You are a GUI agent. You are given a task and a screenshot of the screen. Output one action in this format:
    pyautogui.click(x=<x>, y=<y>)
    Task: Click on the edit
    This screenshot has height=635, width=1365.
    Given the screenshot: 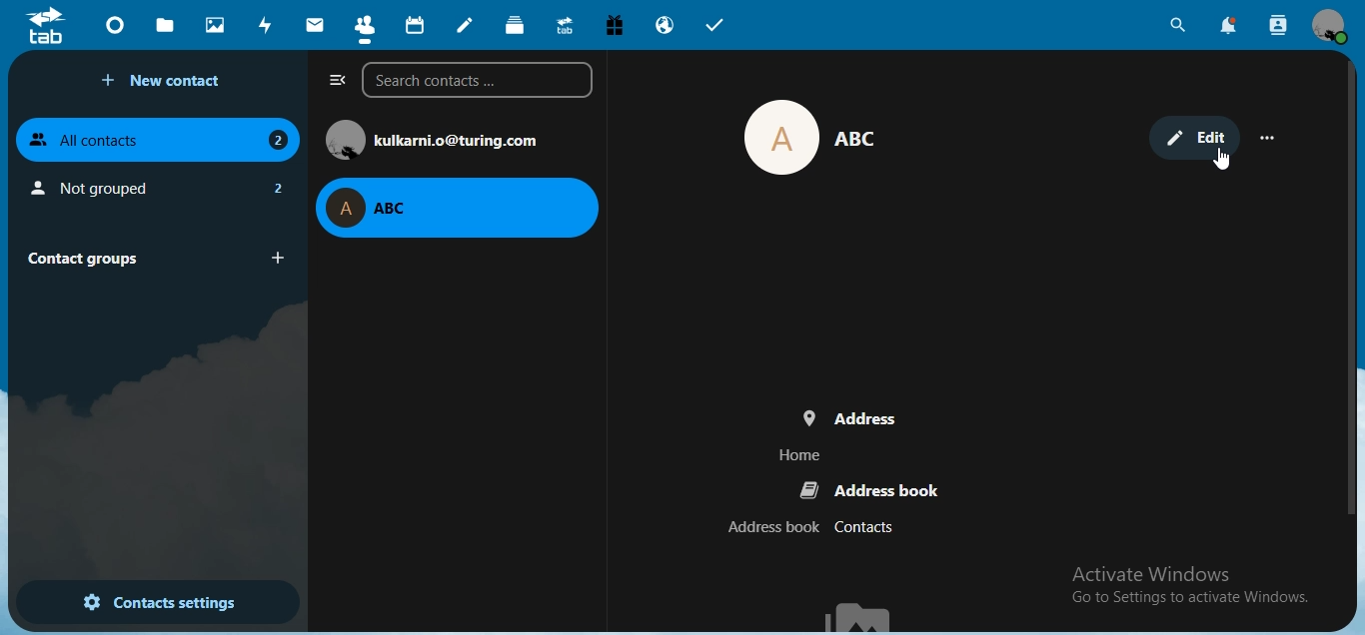 What is the action you would take?
    pyautogui.click(x=1194, y=136)
    